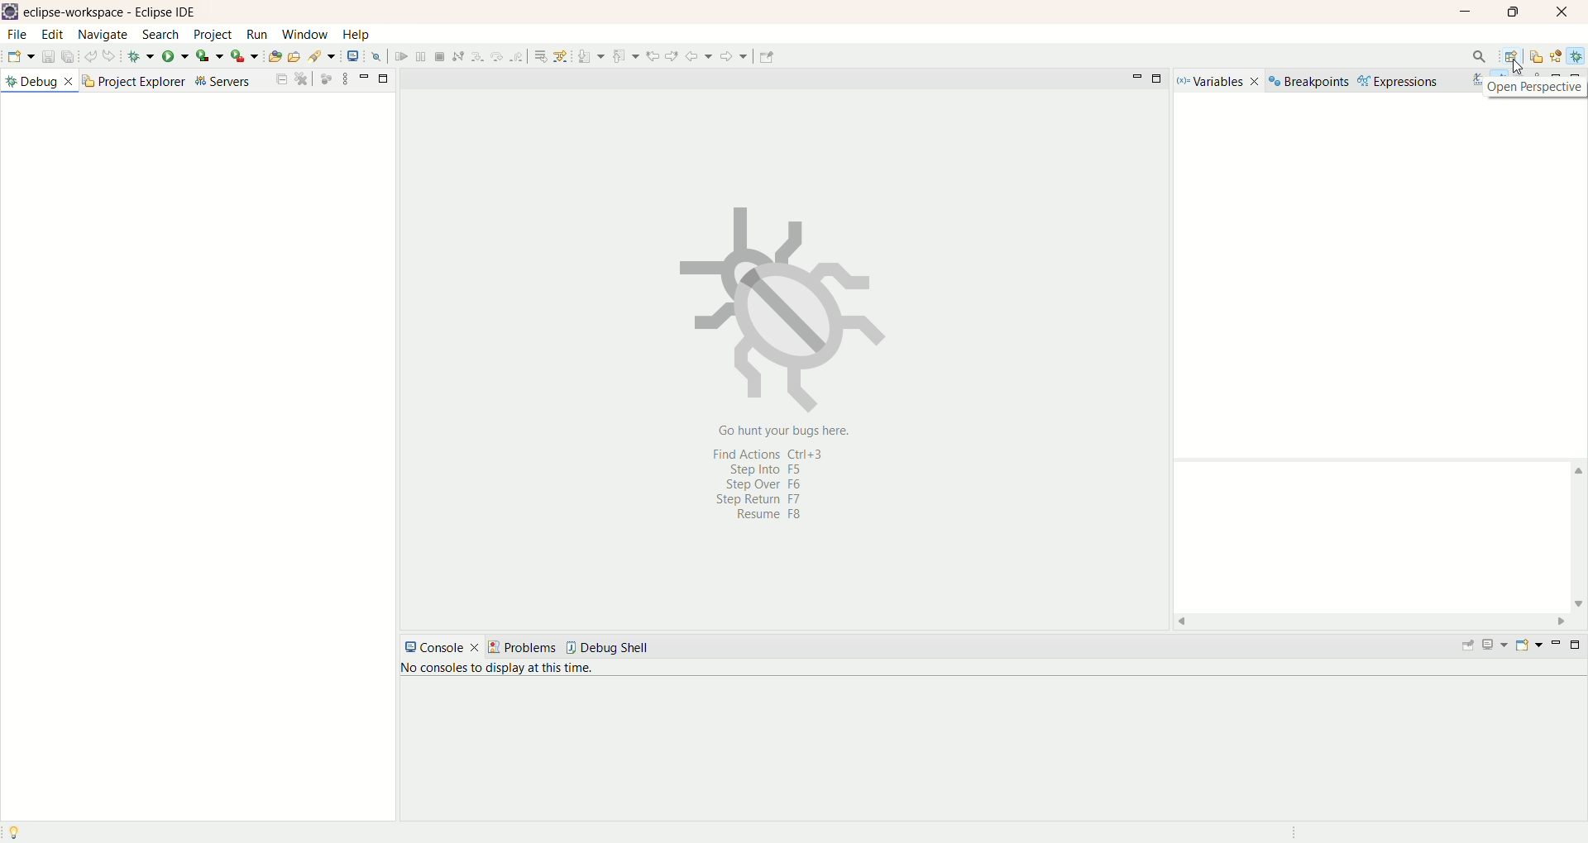  Describe the element at coordinates (775, 308) in the screenshot. I see `image` at that location.